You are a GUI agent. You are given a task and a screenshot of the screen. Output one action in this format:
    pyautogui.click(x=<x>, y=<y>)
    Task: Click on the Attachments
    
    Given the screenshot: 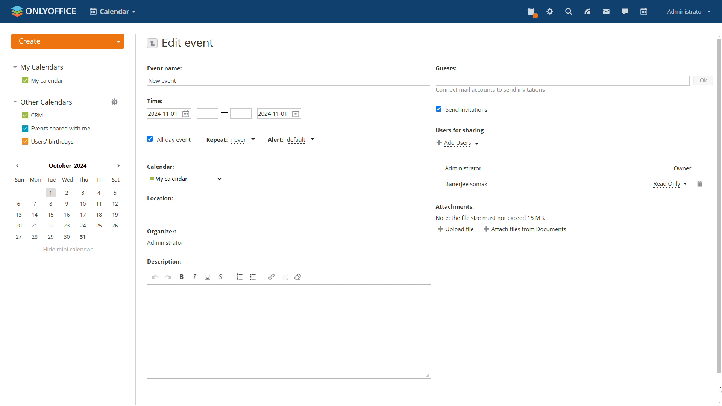 What is the action you would take?
    pyautogui.click(x=455, y=206)
    